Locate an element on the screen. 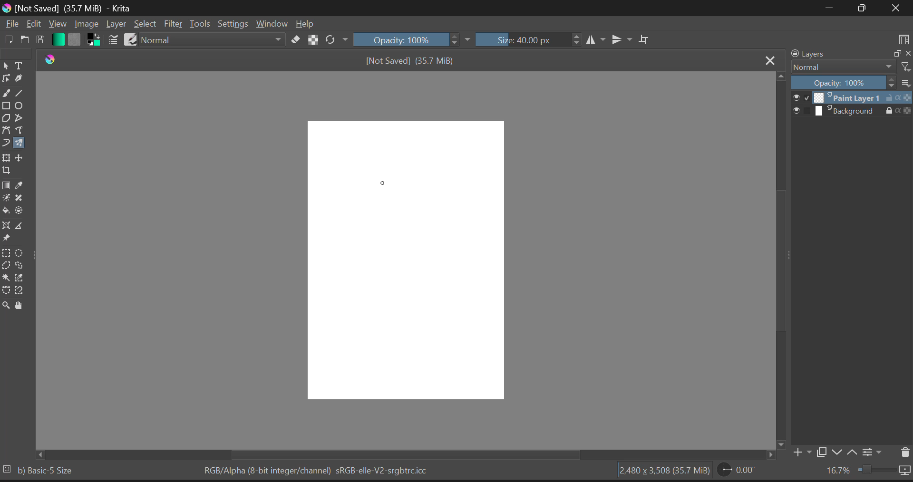 The height and width of the screenshot is (482, 913). 16.7% is located at coordinates (864, 472).